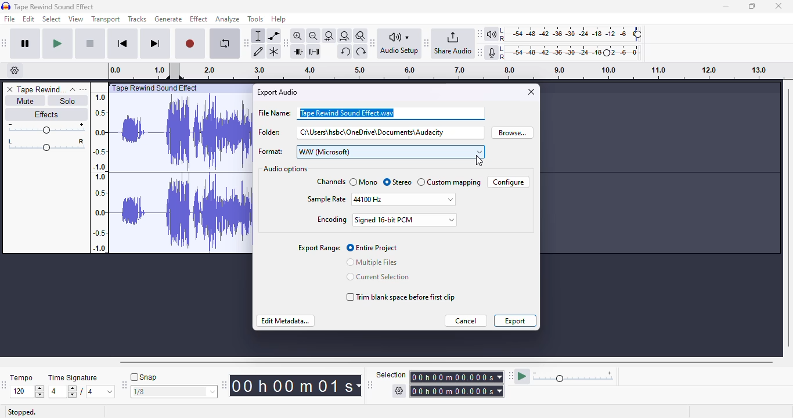  I want to click on folder, so click(371, 132).